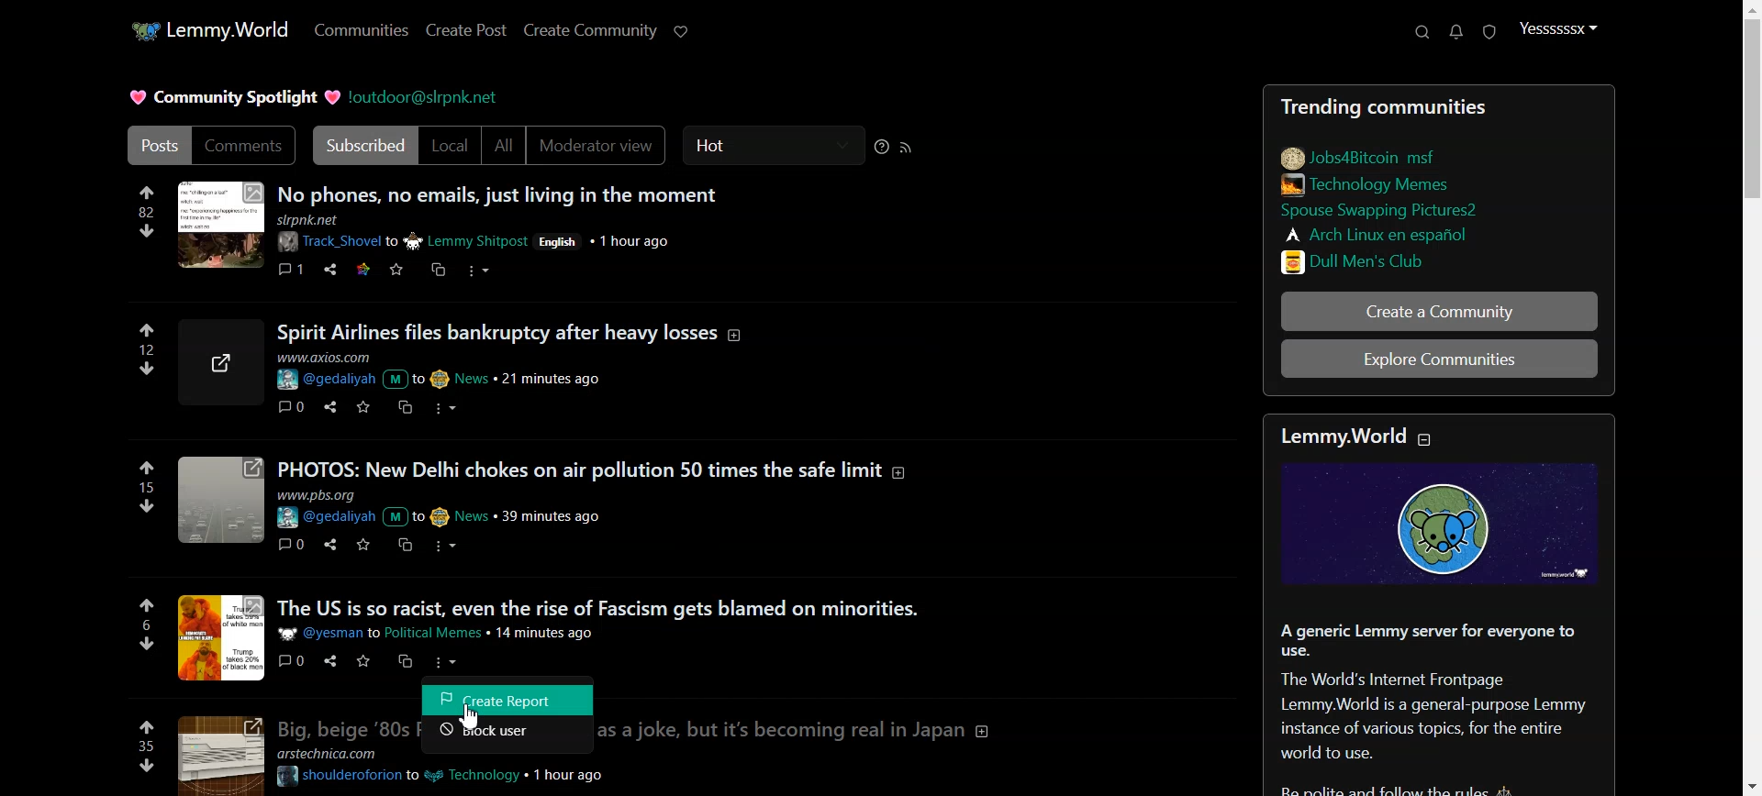 The height and width of the screenshot is (796, 1762). What do you see at coordinates (1437, 104) in the screenshot?
I see `Posts` at bounding box center [1437, 104].